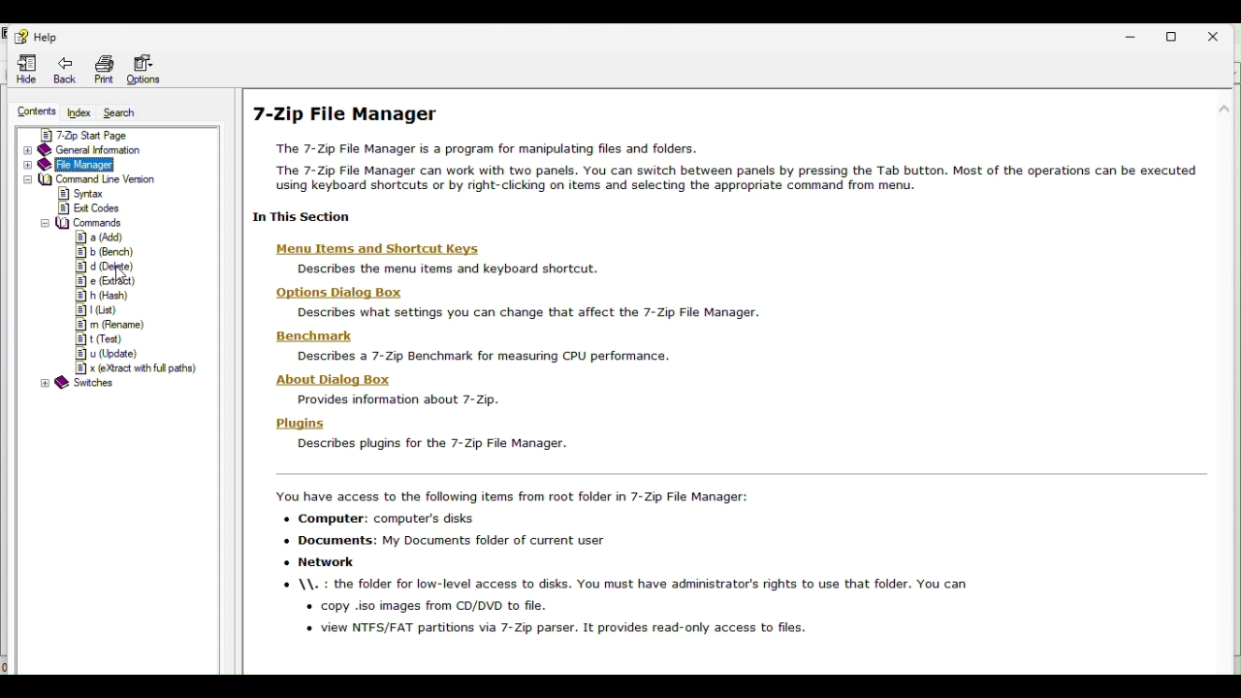 This screenshot has width=1241, height=698. What do you see at coordinates (124, 112) in the screenshot?
I see `Search` at bounding box center [124, 112].